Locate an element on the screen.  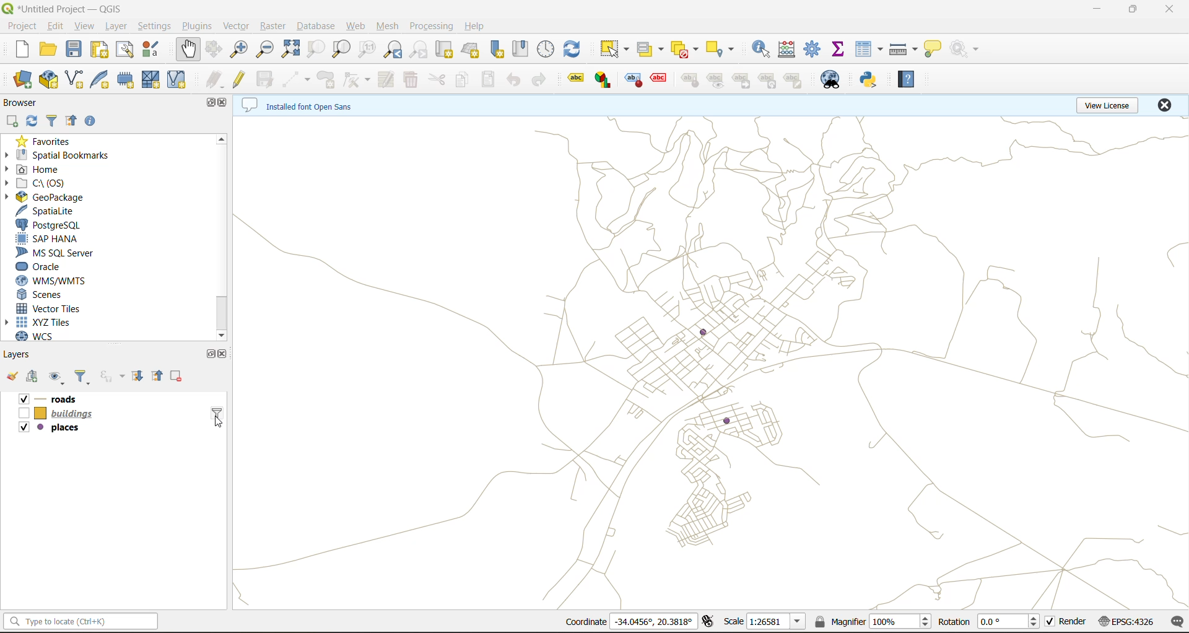
layers is located at coordinates (63, 429).